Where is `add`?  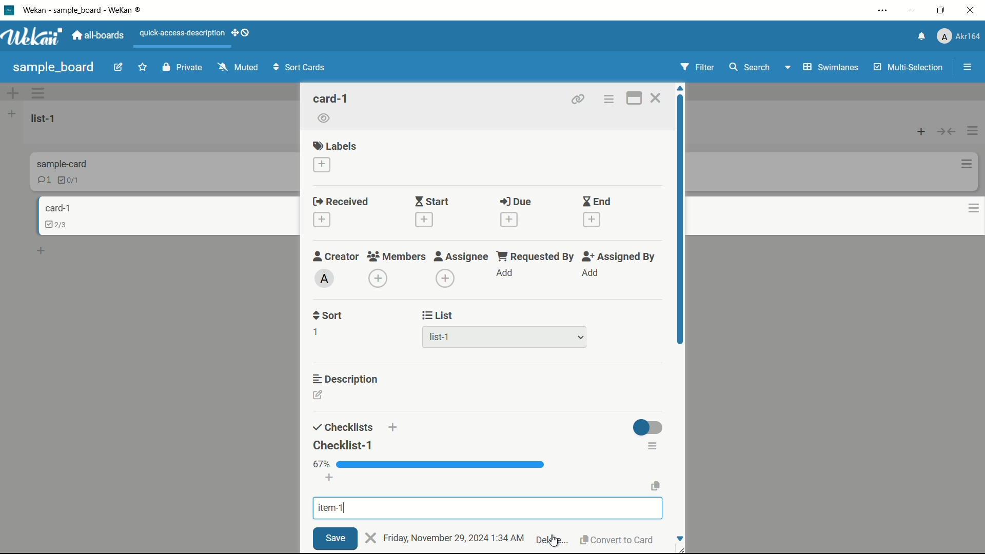
add is located at coordinates (504, 273).